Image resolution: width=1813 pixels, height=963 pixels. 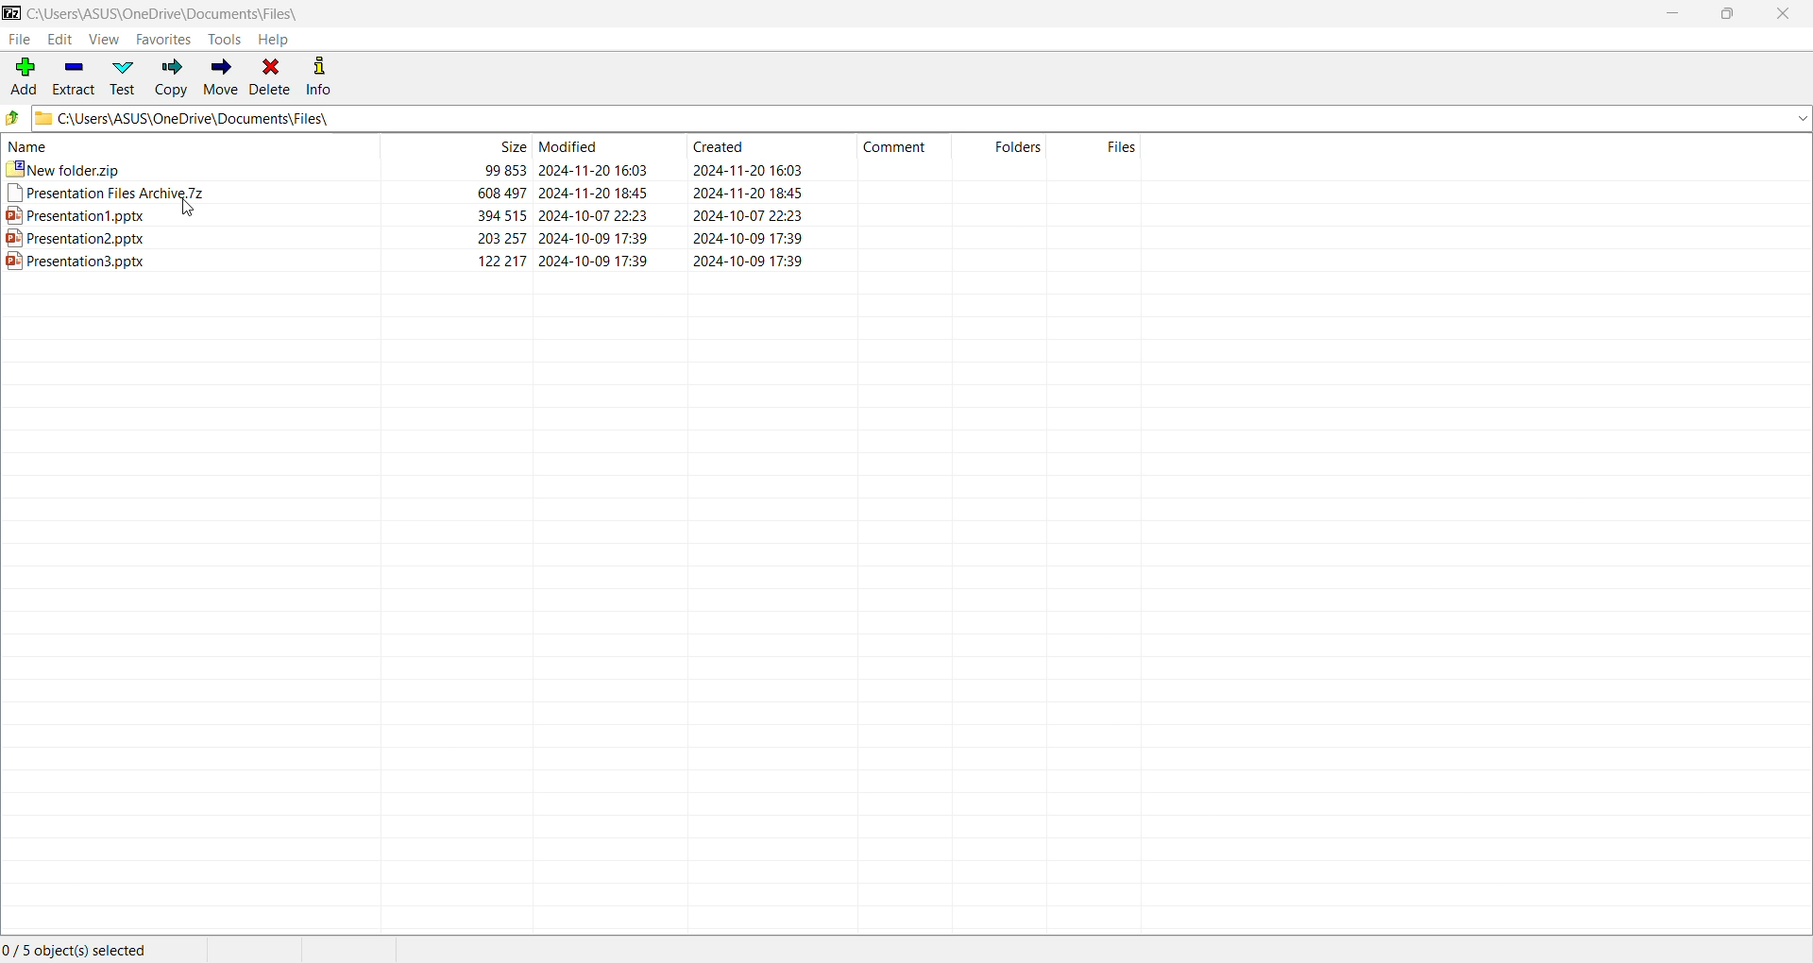 What do you see at coordinates (761, 147) in the screenshot?
I see `created` at bounding box center [761, 147].